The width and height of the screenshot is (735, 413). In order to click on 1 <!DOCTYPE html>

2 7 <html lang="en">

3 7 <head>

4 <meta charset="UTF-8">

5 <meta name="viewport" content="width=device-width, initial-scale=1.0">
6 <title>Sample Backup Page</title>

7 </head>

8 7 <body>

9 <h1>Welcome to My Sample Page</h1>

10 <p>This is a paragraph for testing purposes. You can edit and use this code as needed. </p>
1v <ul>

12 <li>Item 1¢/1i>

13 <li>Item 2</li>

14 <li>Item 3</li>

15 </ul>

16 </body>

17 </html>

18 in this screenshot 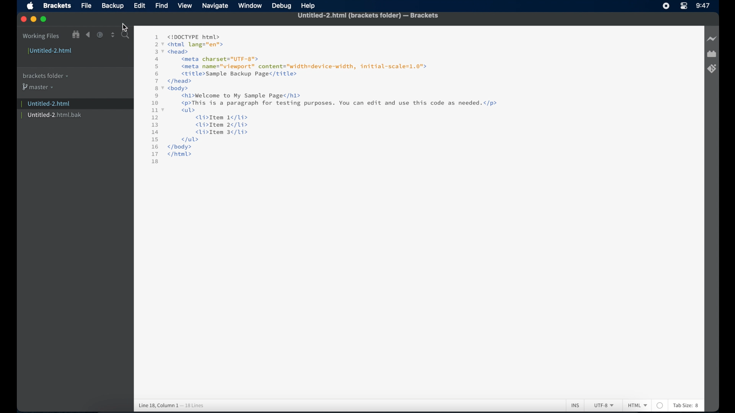, I will do `click(325, 99)`.